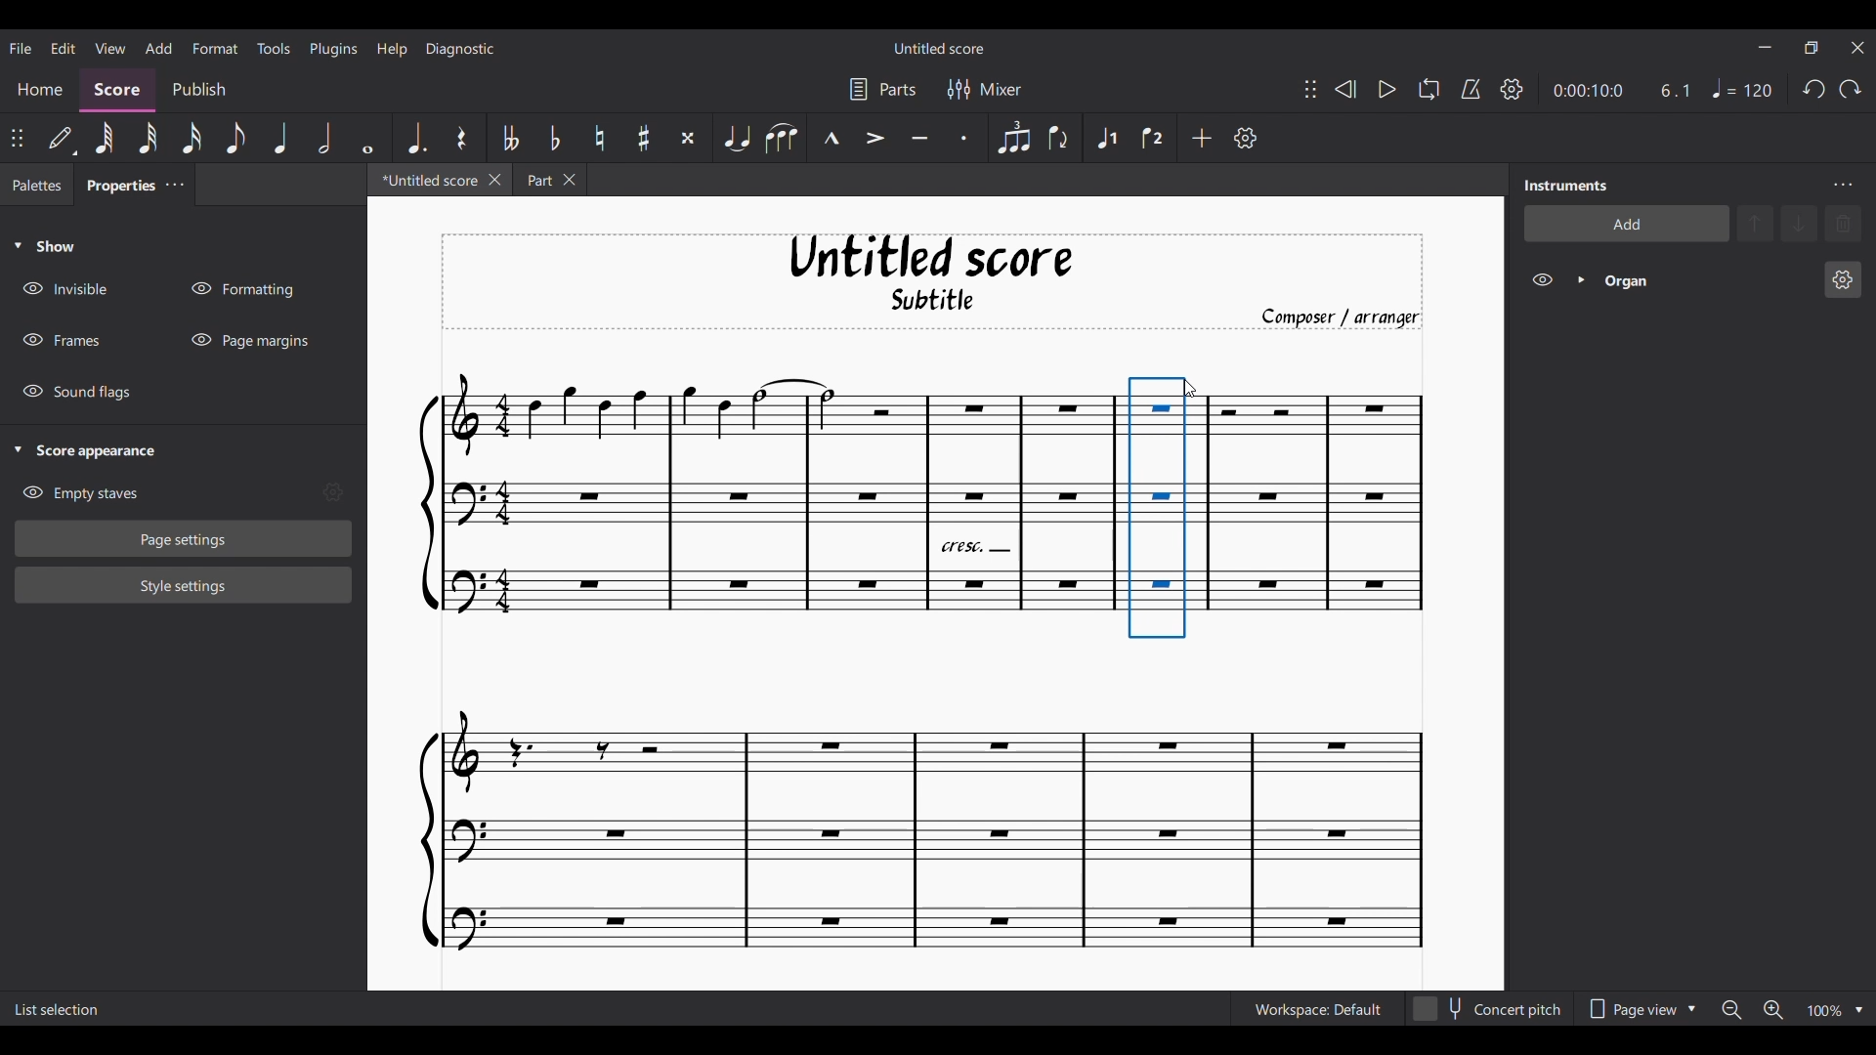 The height and width of the screenshot is (1055, 1876). I want to click on Undo, so click(1813, 89).